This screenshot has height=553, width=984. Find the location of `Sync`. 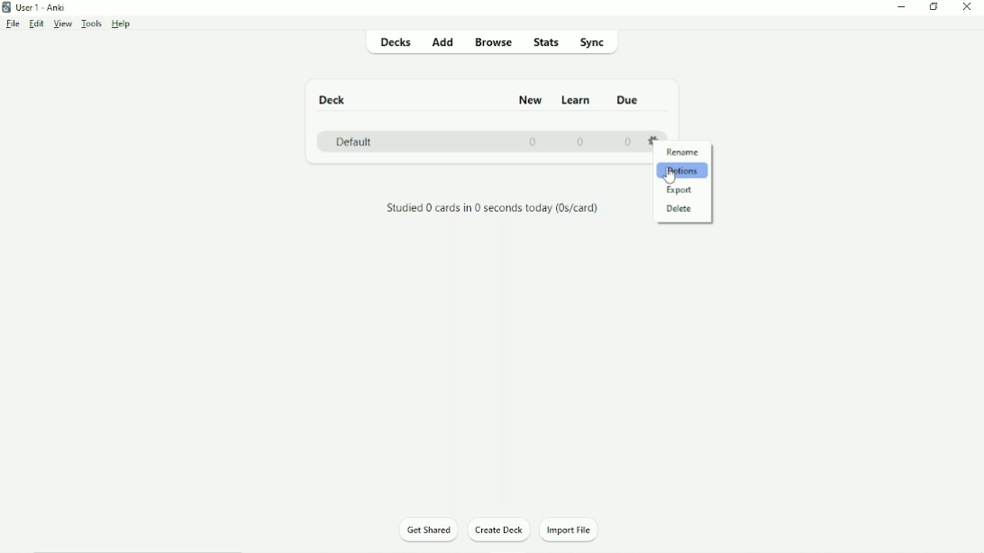

Sync is located at coordinates (600, 41).